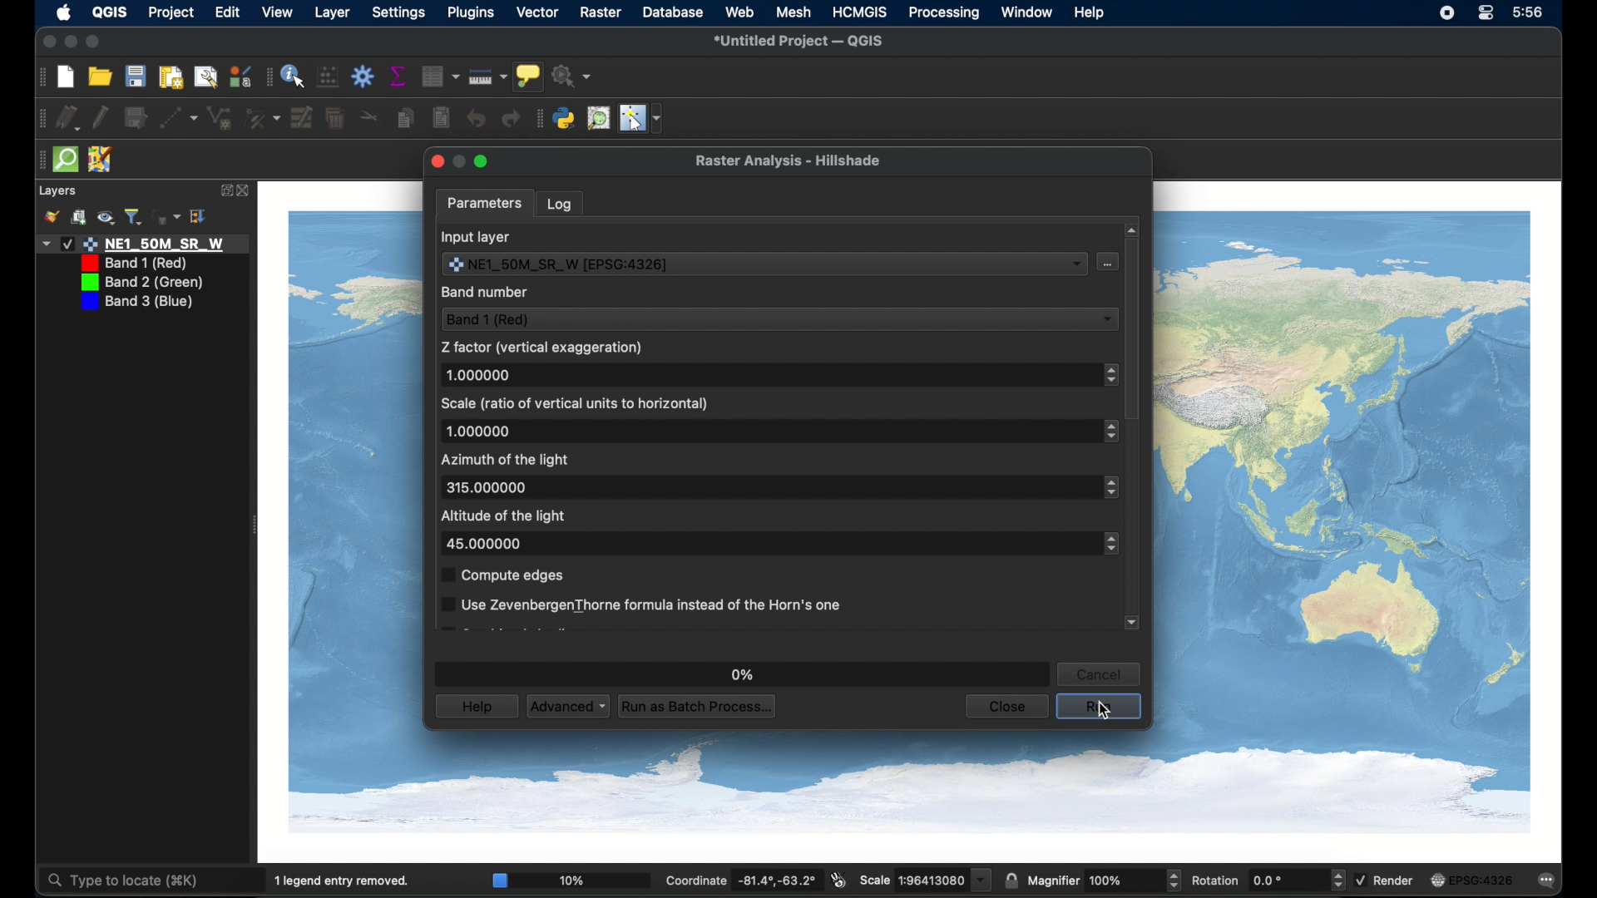 Image resolution: width=1597 pixels, height=898 pixels. I want to click on input layer dropdown, so click(764, 264).